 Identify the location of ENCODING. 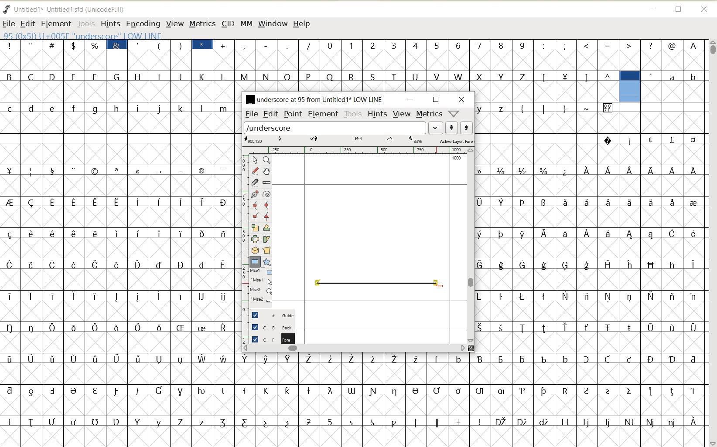
(143, 24).